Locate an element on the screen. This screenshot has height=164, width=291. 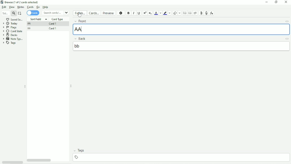
Remove formatting is located at coordinates (175, 13).